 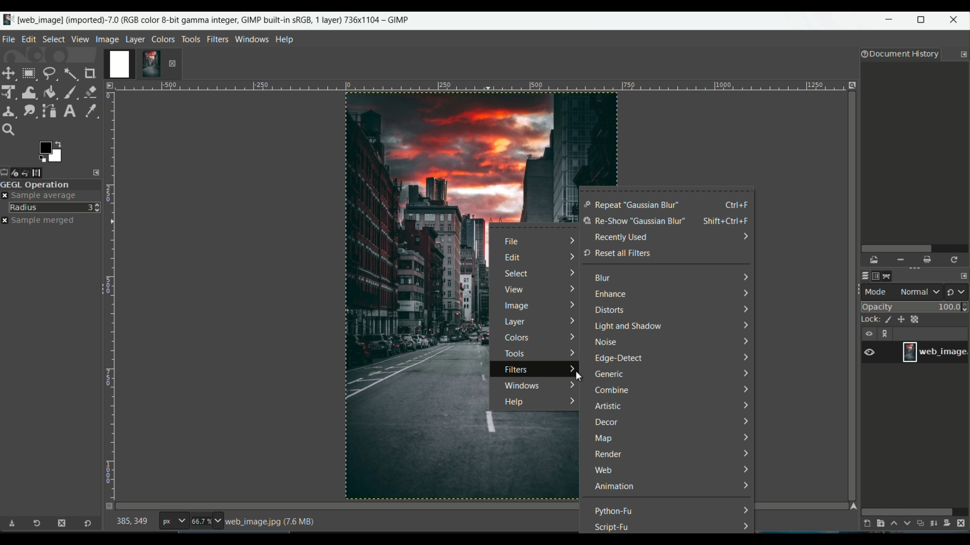 What do you see at coordinates (29, 111) in the screenshot?
I see `smudge tool` at bounding box center [29, 111].